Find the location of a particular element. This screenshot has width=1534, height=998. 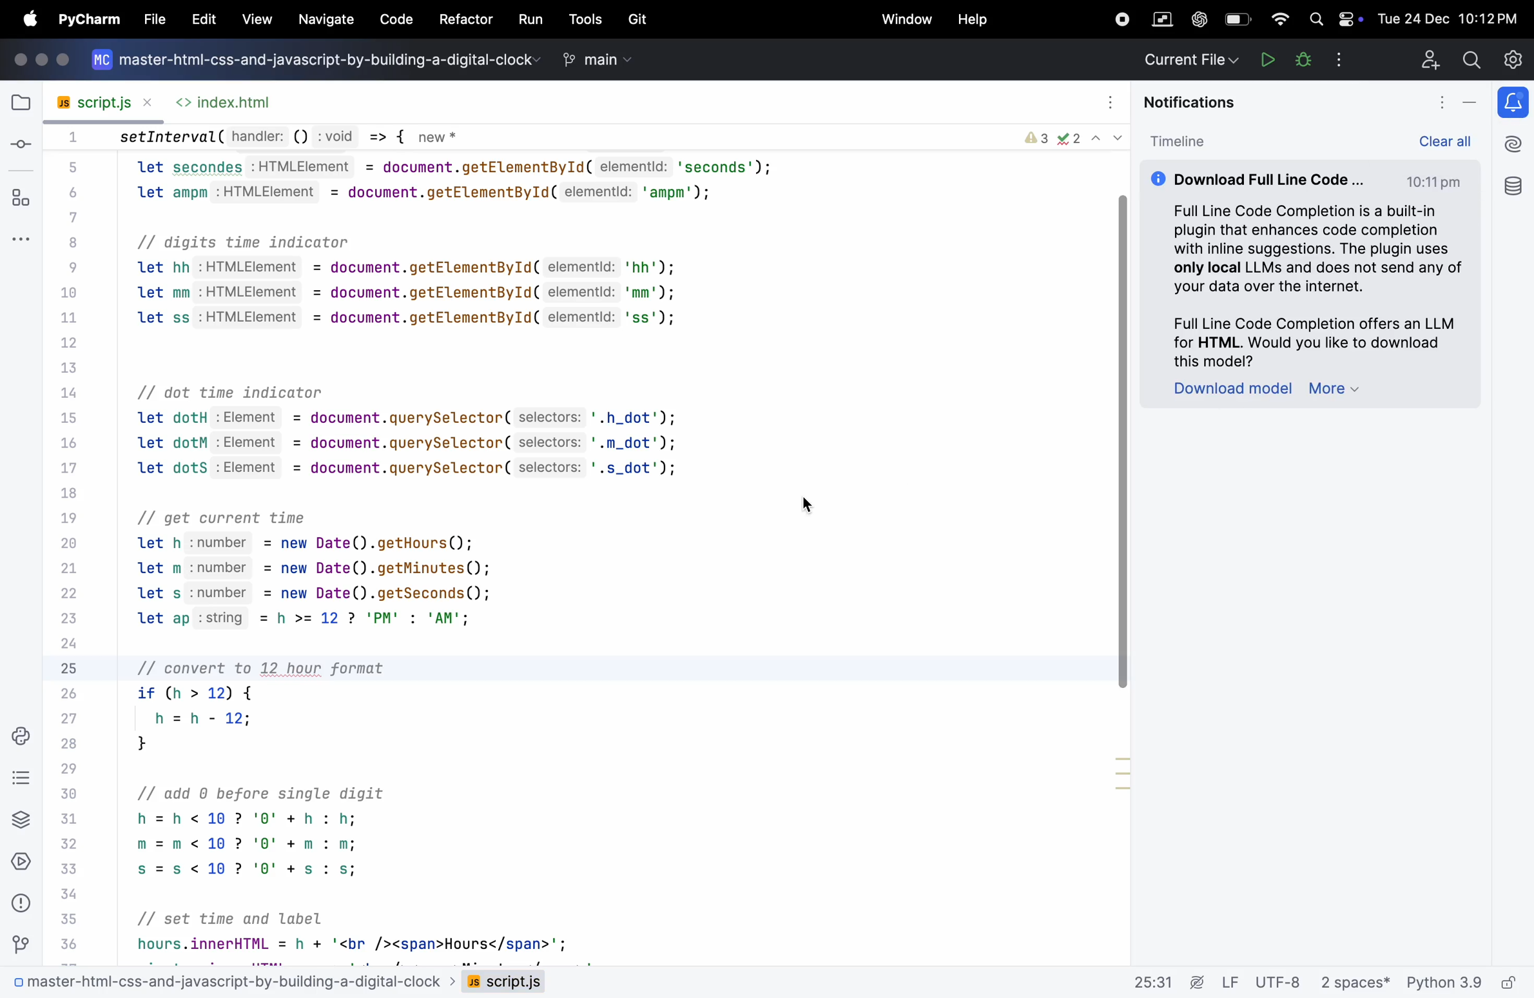

bugs is located at coordinates (1299, 60).